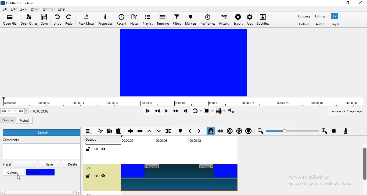 The height and width of the screenshot is (195, 367). Describe the element at coordinates (134, 19) in the screenshot. I see `Notes` at that location.